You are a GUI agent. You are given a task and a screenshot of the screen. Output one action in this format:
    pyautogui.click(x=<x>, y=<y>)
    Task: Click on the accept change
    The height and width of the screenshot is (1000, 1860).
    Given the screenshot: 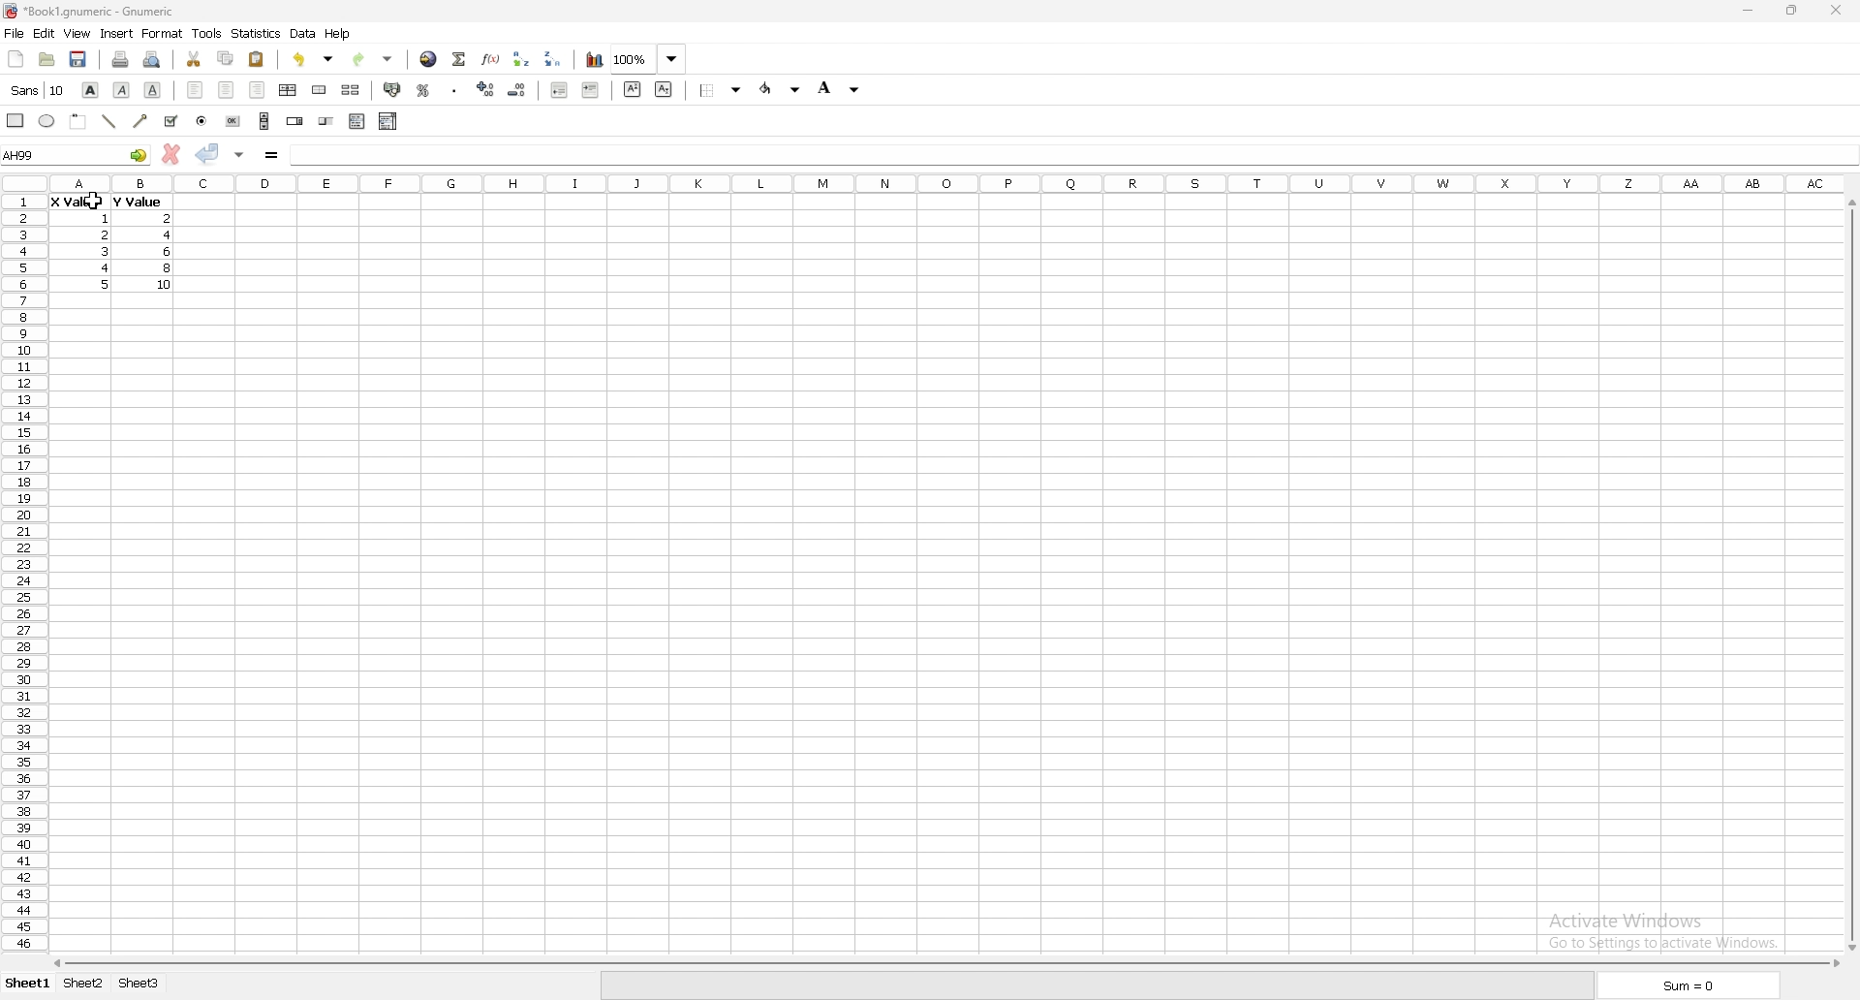 What is the action you would take?
    pyautogui.click(x=207, y=152)
    